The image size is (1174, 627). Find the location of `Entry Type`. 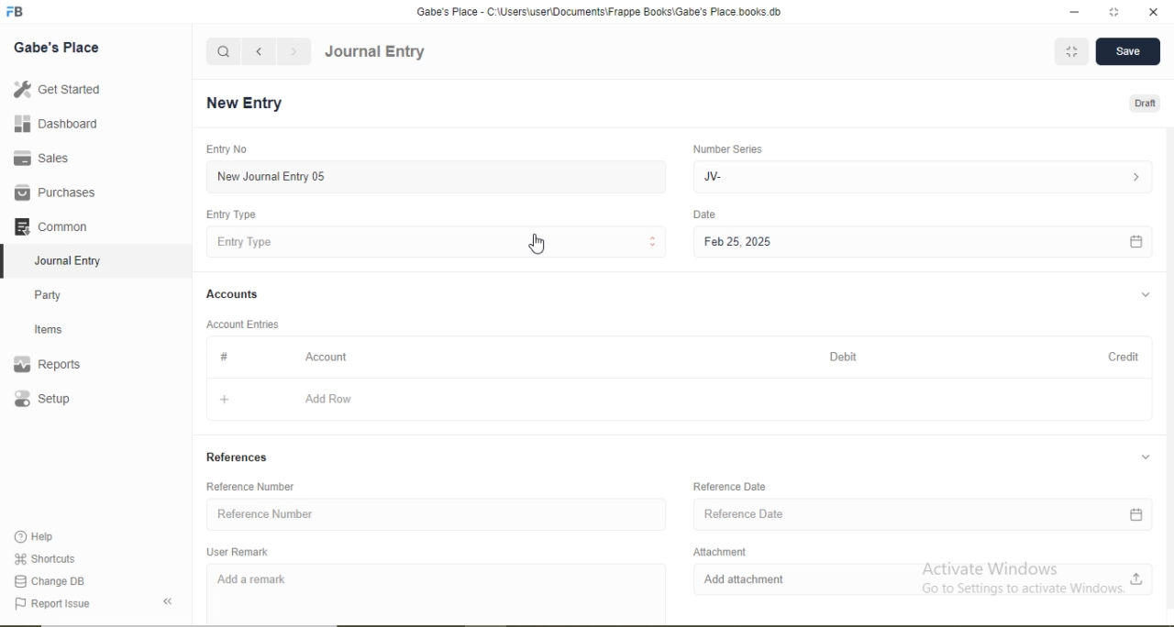

Entry Type is located at coordinates (438, 241).